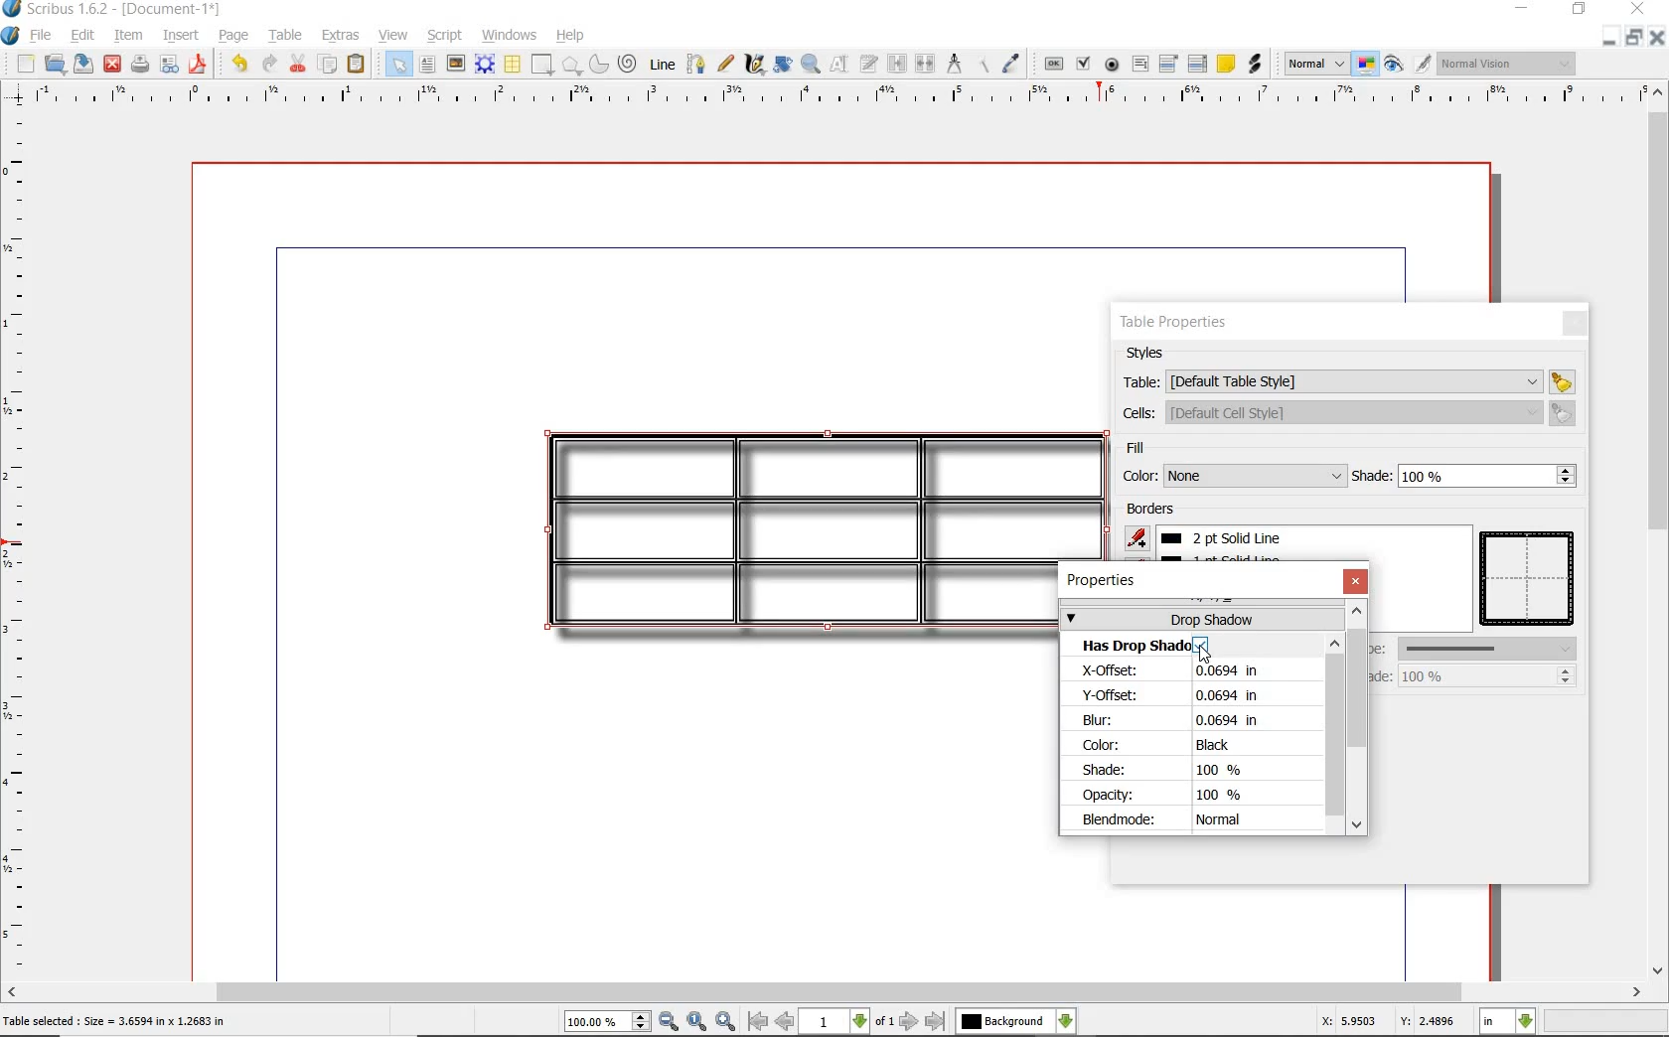 The height and width of the screenshot is (1037, 1669). What do you see at coordinates (234, 37) in the screenshot?
I see `page` at bounding box center [234, 37].